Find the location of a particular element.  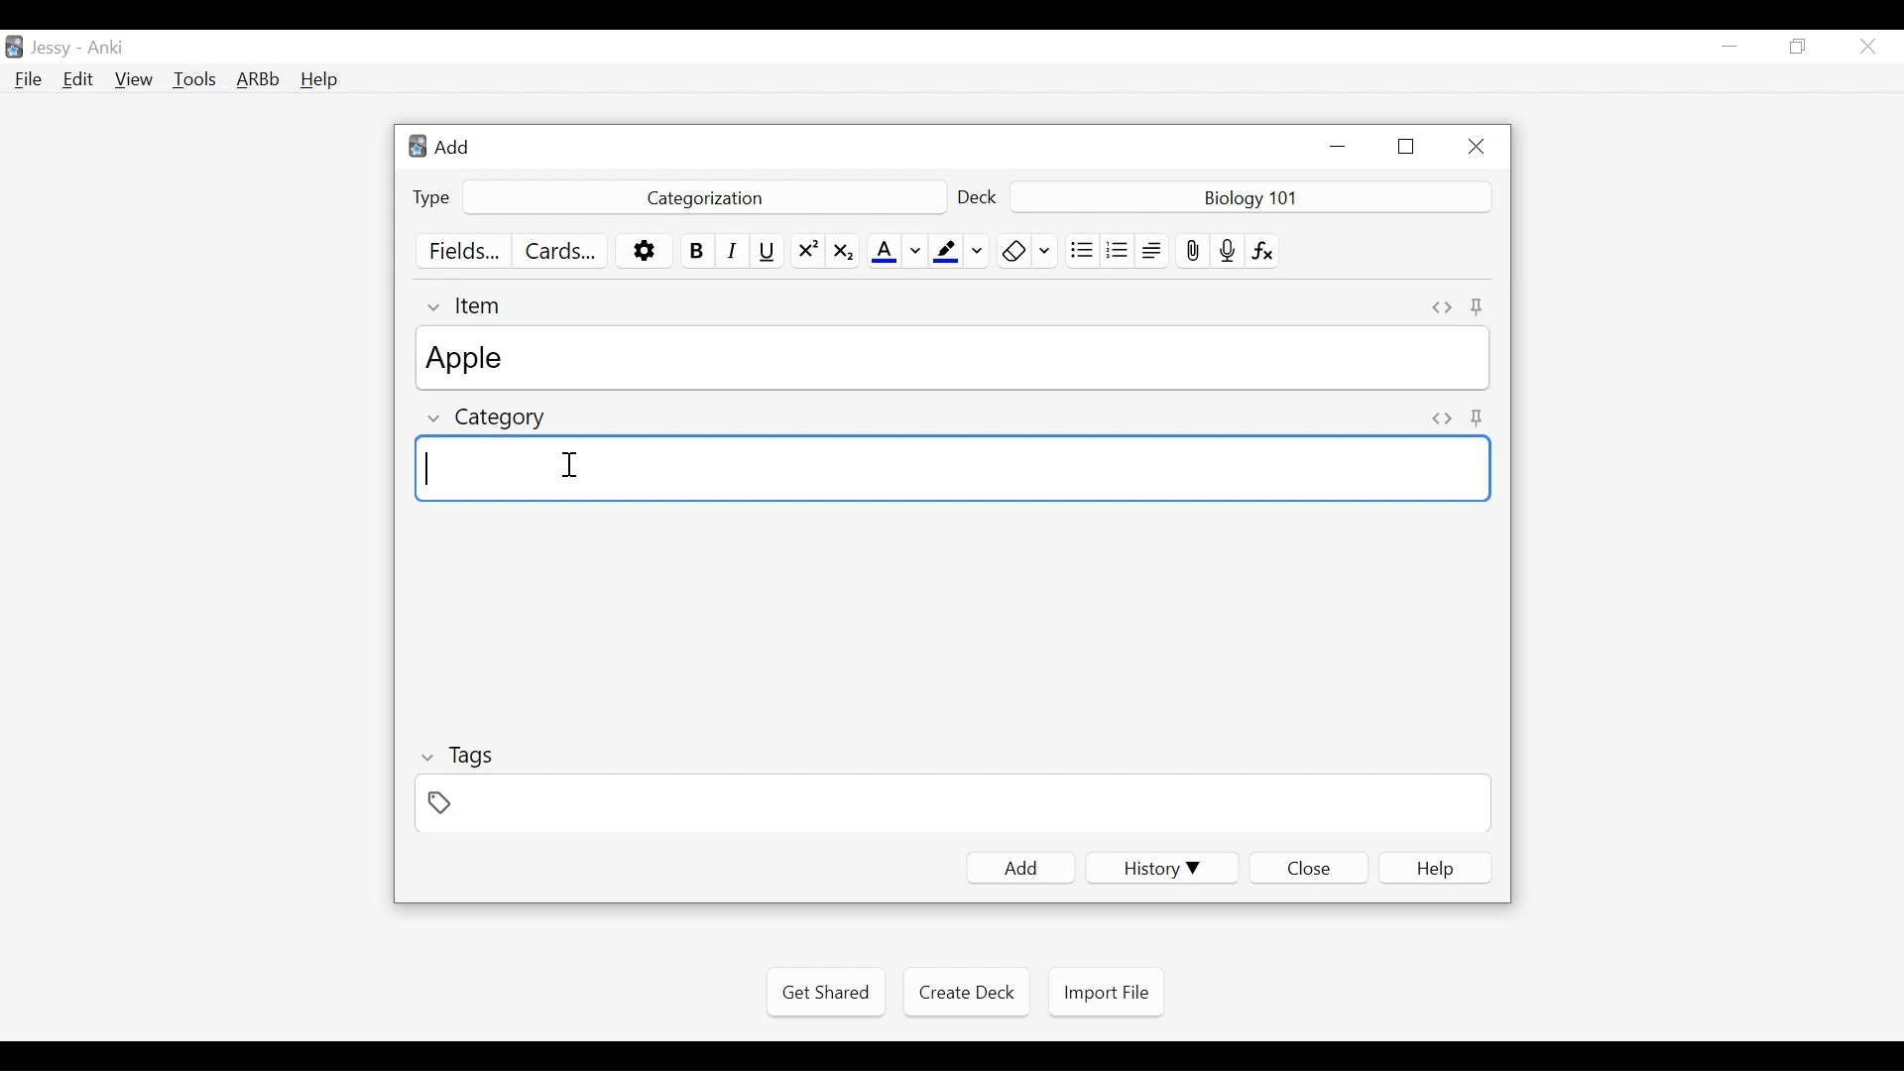

Restore is located at coordinates (1407, 147).